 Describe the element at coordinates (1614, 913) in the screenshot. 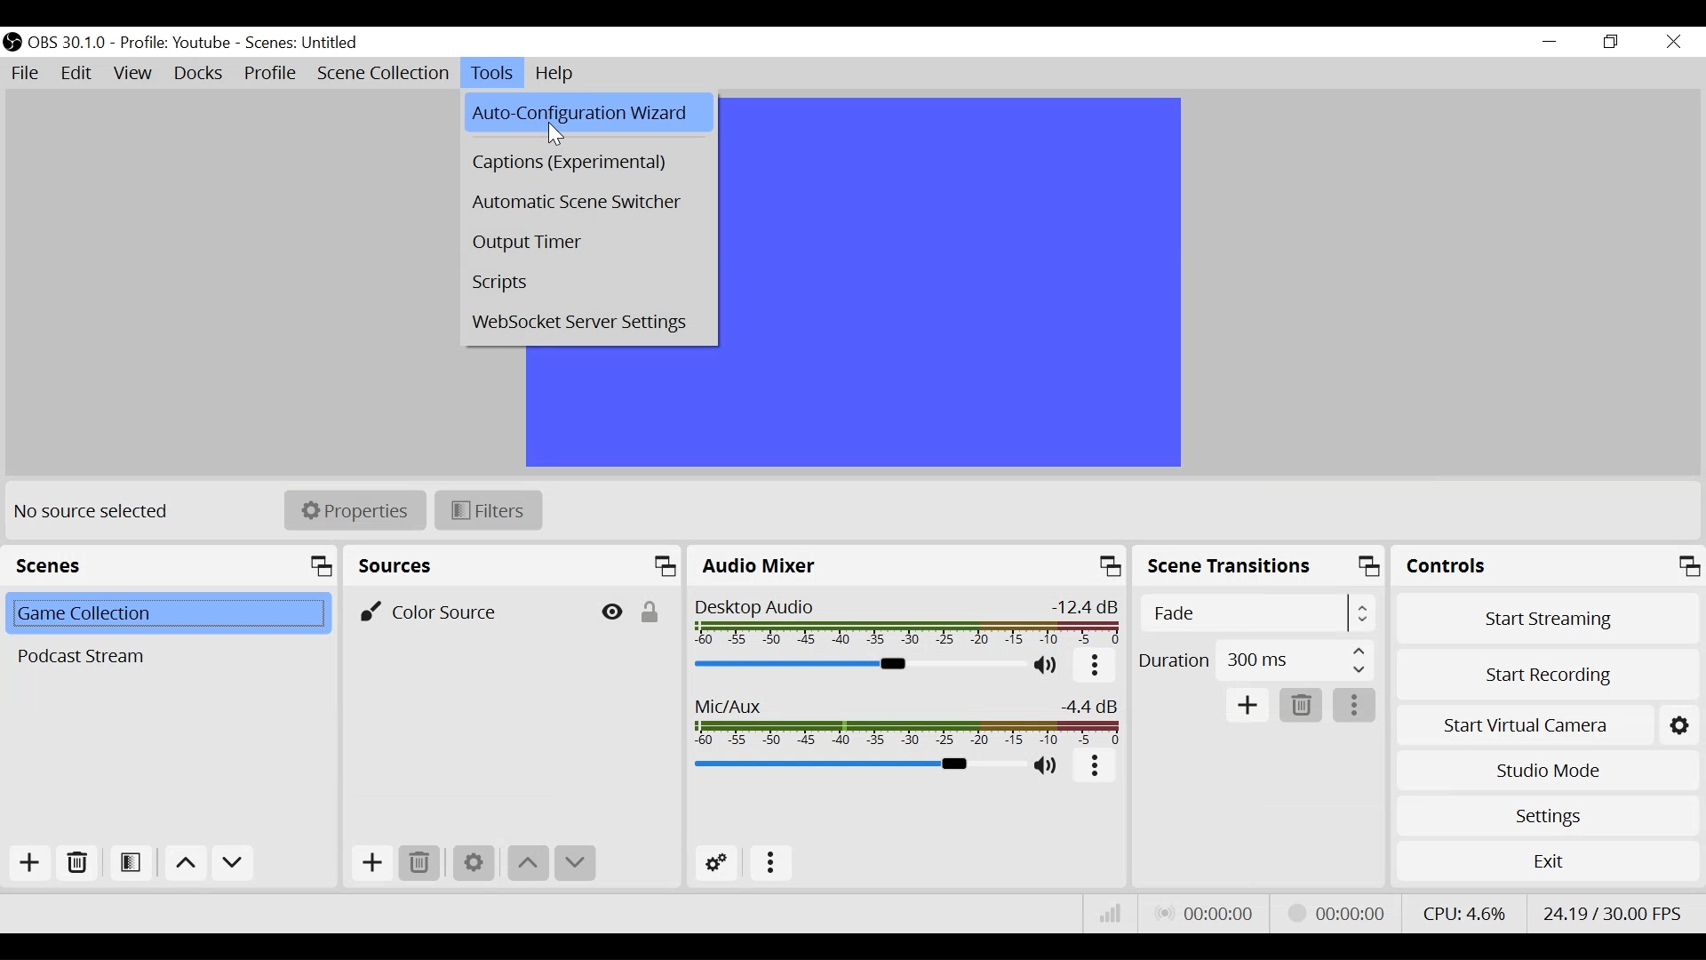

I see `Frame Per Second` at that location.